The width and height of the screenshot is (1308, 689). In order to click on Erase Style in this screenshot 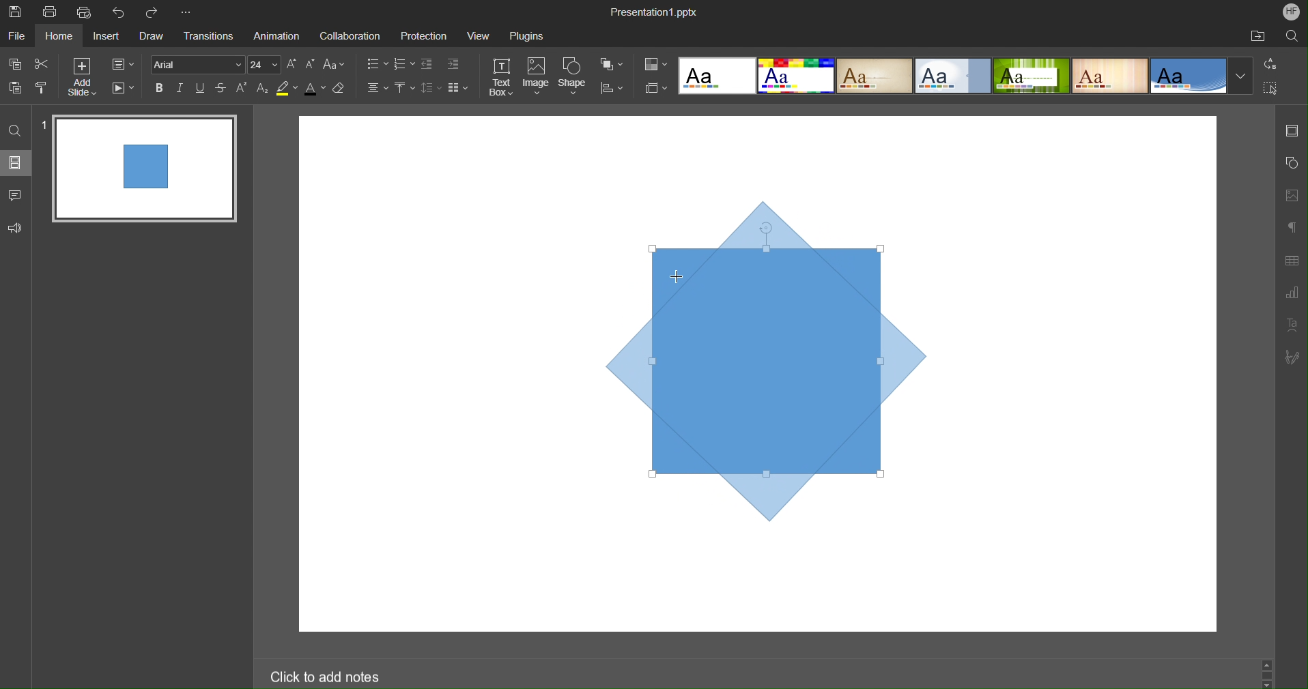, I will do `click(341, 89)`.